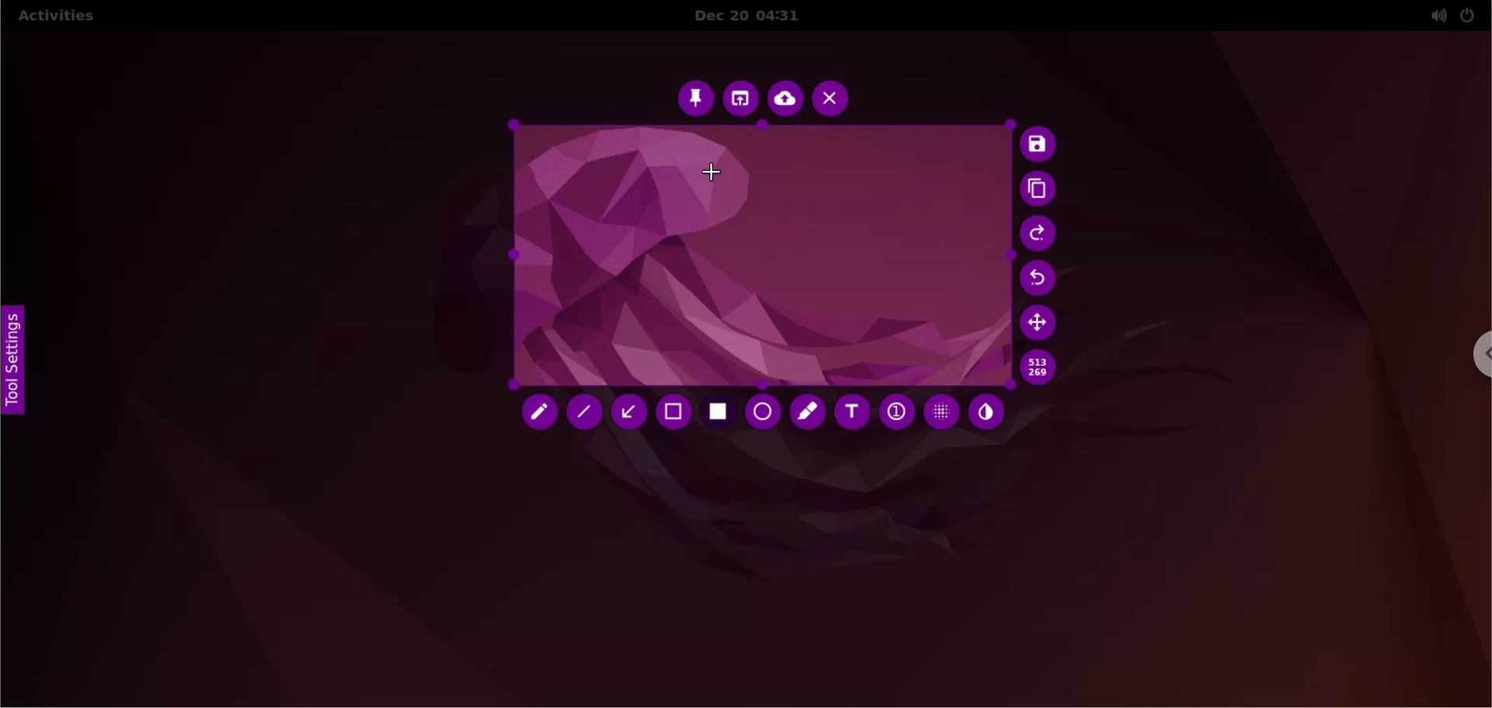 The width and height of the screenshot is (1492, 708). Describe the element at coordinates (739, 97) in the screenshot. I see `choose app to open screenshot` at that location.